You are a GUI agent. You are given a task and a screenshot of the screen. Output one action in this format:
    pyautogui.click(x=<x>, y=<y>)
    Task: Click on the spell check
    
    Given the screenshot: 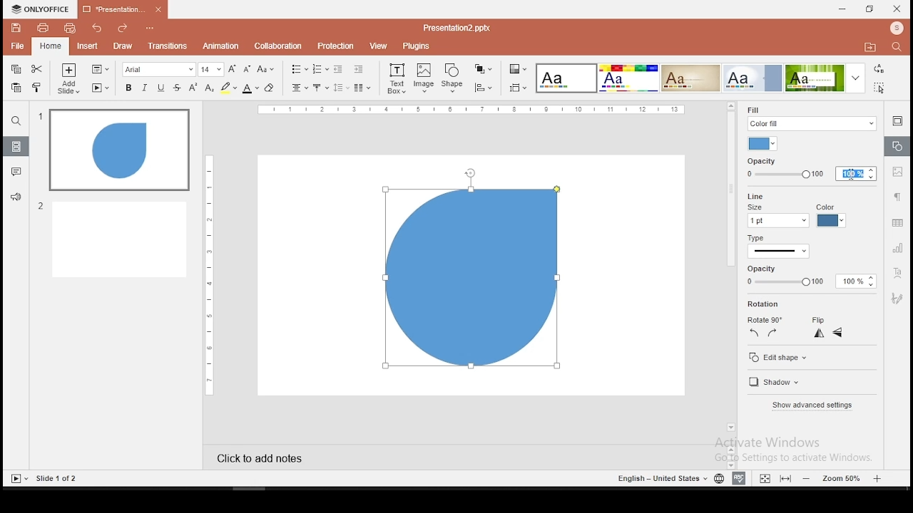 What is the action you would take?
    pyautogui.click(x=739, y=479)
    